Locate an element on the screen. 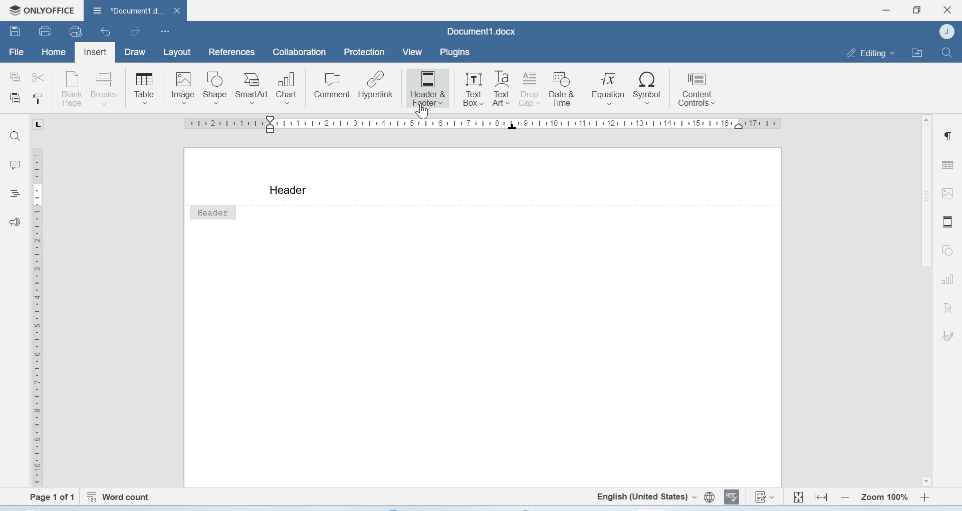  Header is located at coordinates (287, 189).